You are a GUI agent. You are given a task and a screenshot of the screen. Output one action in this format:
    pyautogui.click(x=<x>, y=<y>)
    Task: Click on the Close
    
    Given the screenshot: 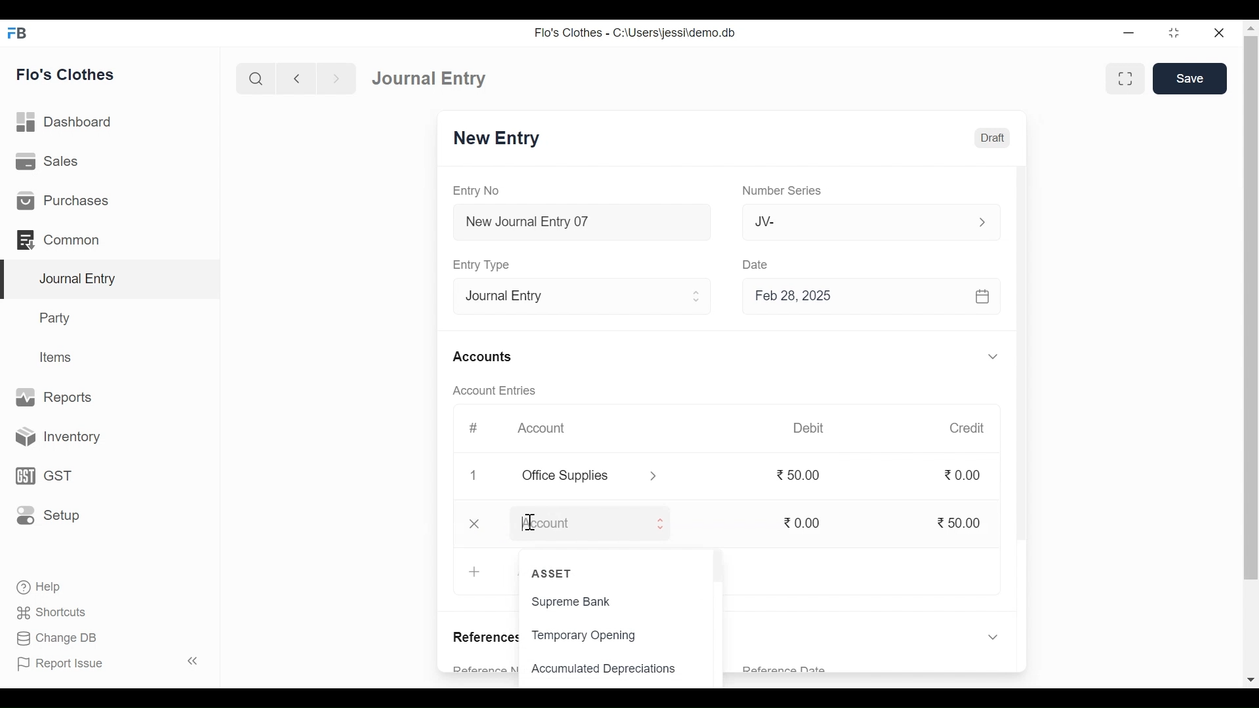 What is the action you would take?
    pyautogui.click(x=1221, y=33)
    